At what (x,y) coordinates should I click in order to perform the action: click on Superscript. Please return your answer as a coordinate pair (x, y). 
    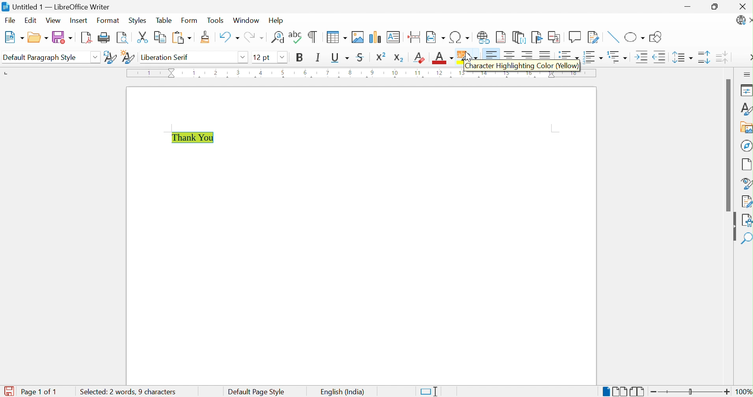
    Looking at the image, I should click on (381, 57).